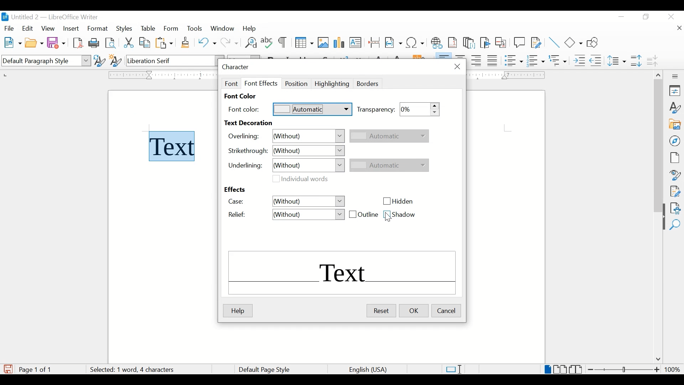 The height and width of the screenshot is (385, 684). I want to click on insert, so click(71, 29).